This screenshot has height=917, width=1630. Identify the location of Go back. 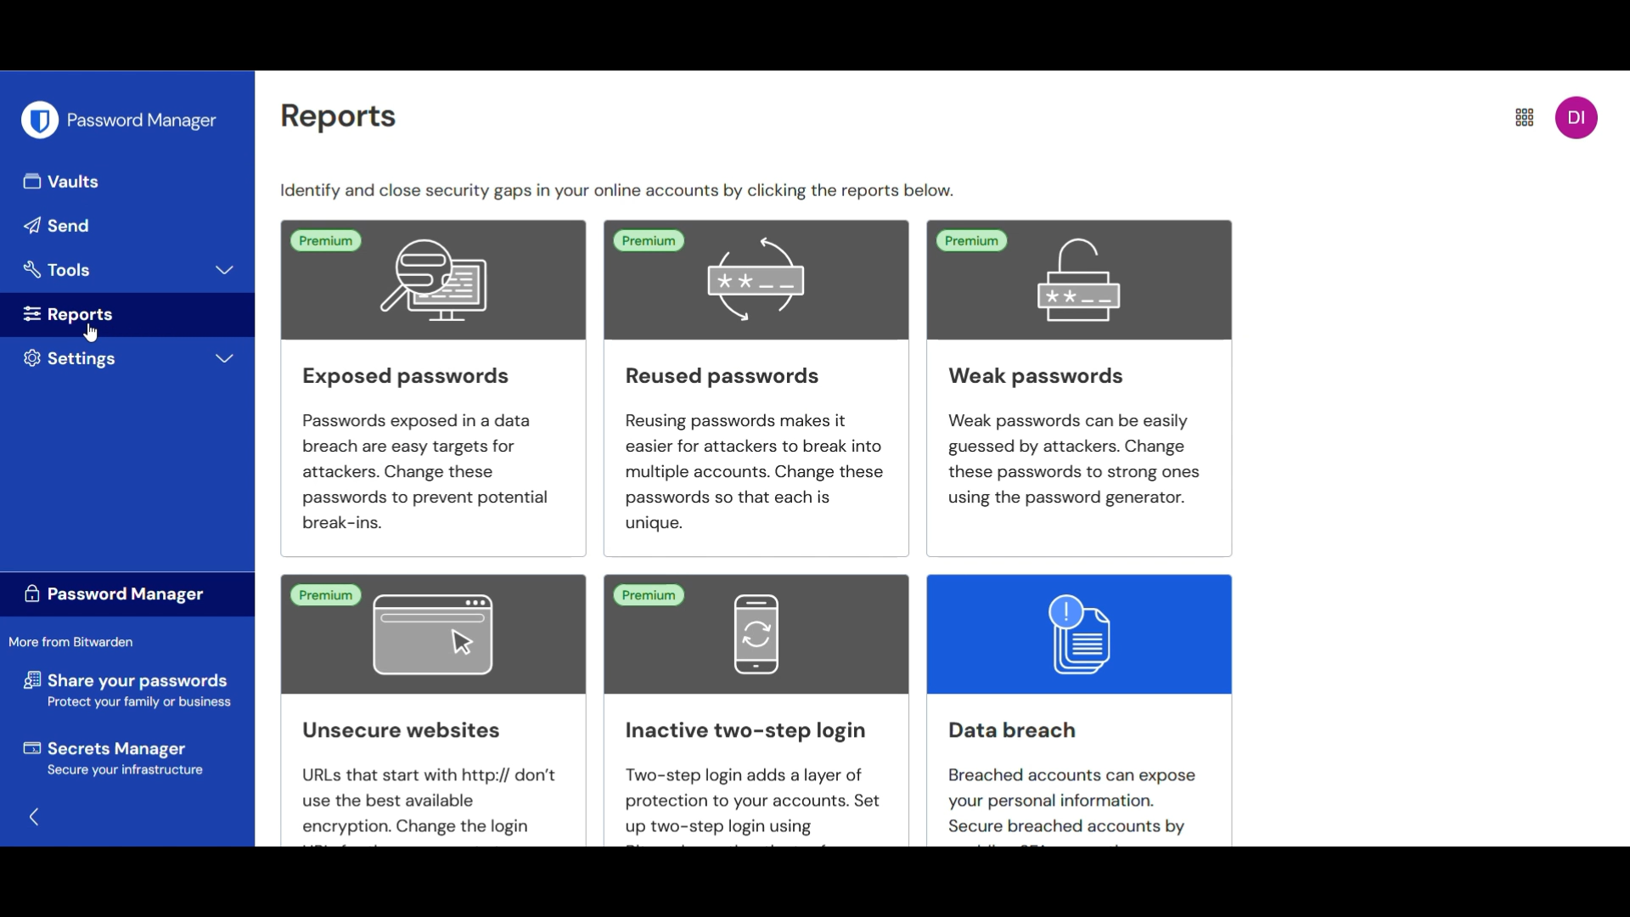
(38, 811).